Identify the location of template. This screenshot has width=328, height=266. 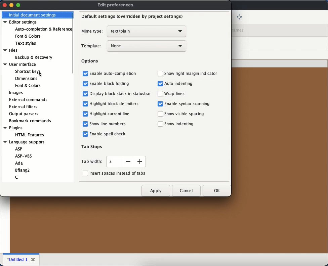
(92, 46).